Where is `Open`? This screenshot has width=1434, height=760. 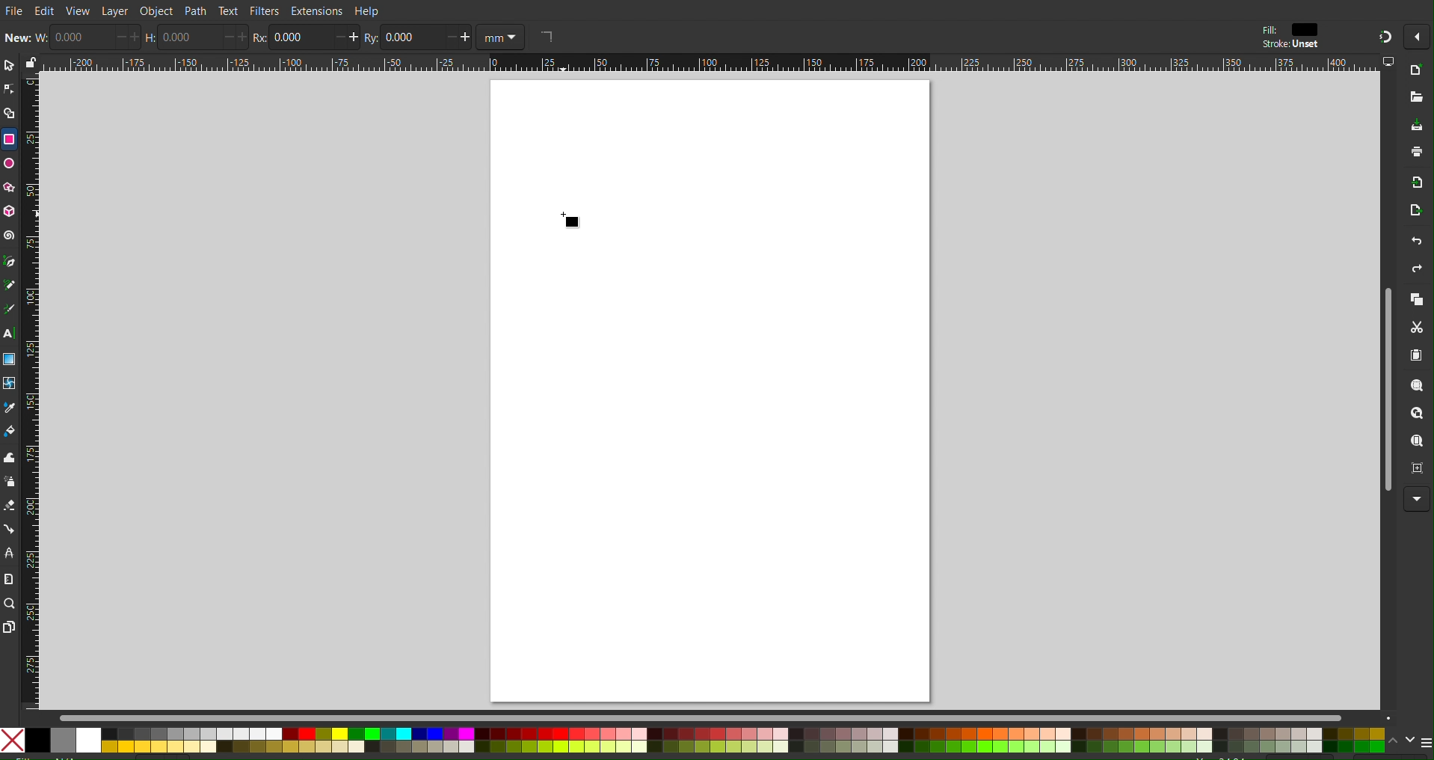 Open is located at coordinates (1415, 98).